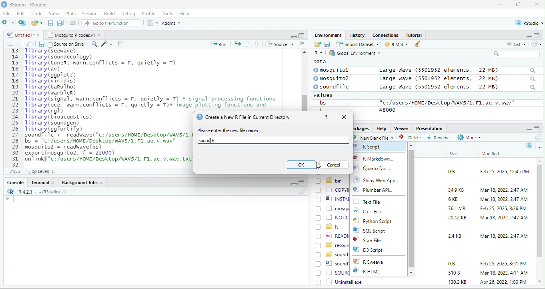 The height and width of the screenshot is (289, 545). I want to click on Quarto Doc..., so click(379, 169).